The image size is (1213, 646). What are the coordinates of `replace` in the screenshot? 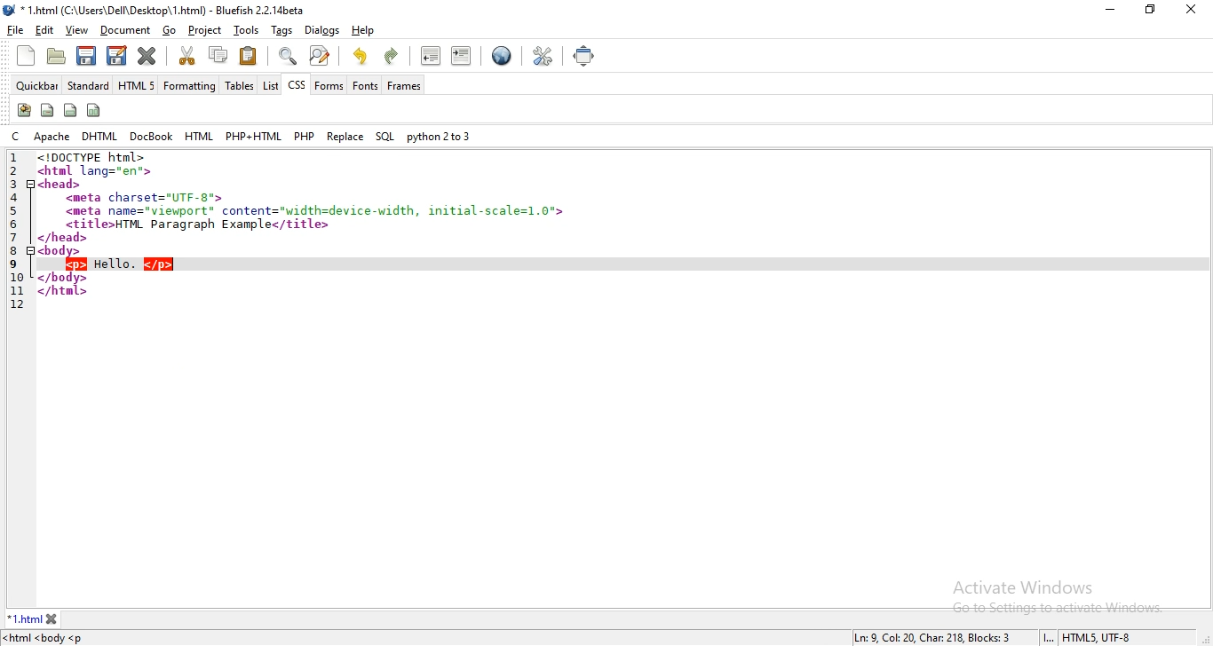 It's located at (345, 136).